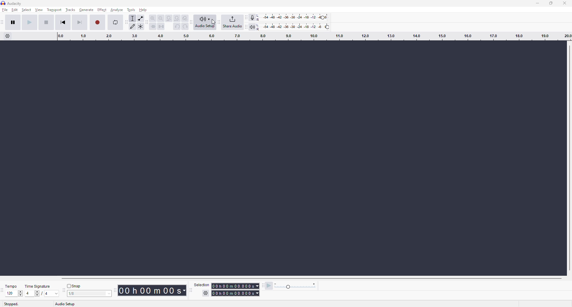  I want to click on audacity, so click(13, 3).